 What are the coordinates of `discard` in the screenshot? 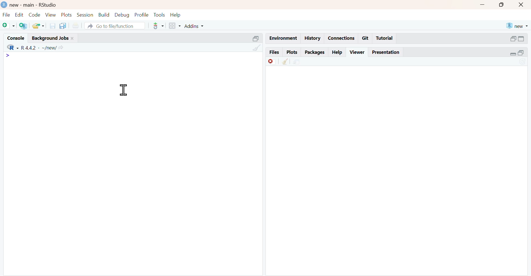 It's located at (272, 62).